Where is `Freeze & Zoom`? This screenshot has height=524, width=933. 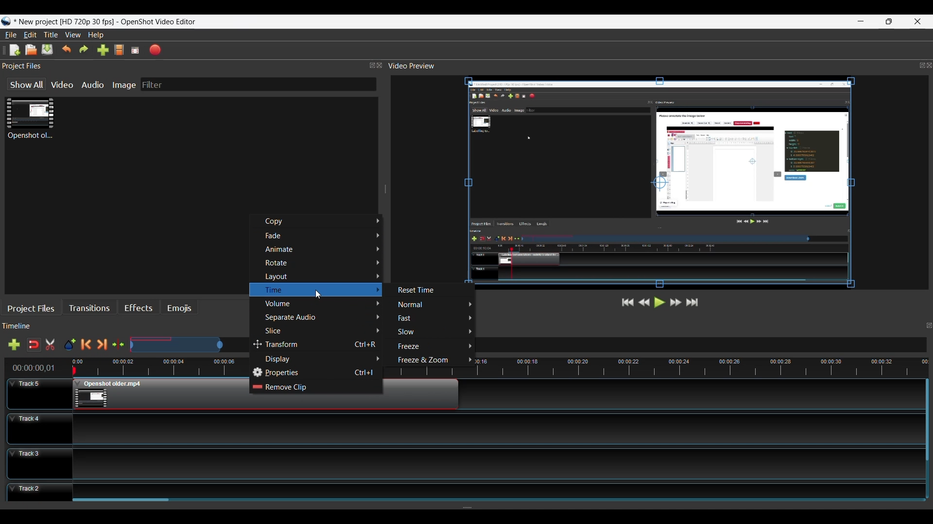
Freeze & Zoom is located at coordinates (431, 360).